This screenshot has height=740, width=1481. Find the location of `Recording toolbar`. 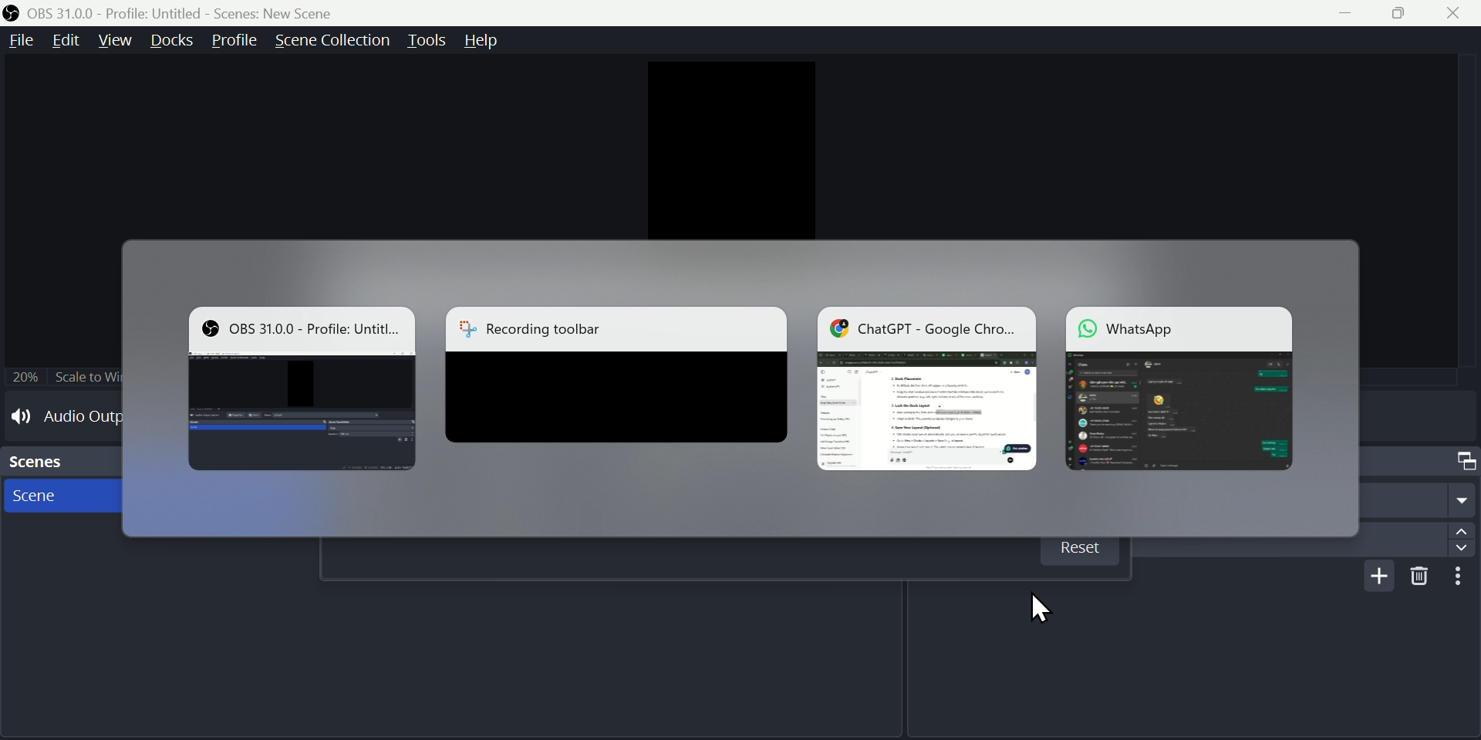

Recording toolbar is located at coordinates (617, 378).